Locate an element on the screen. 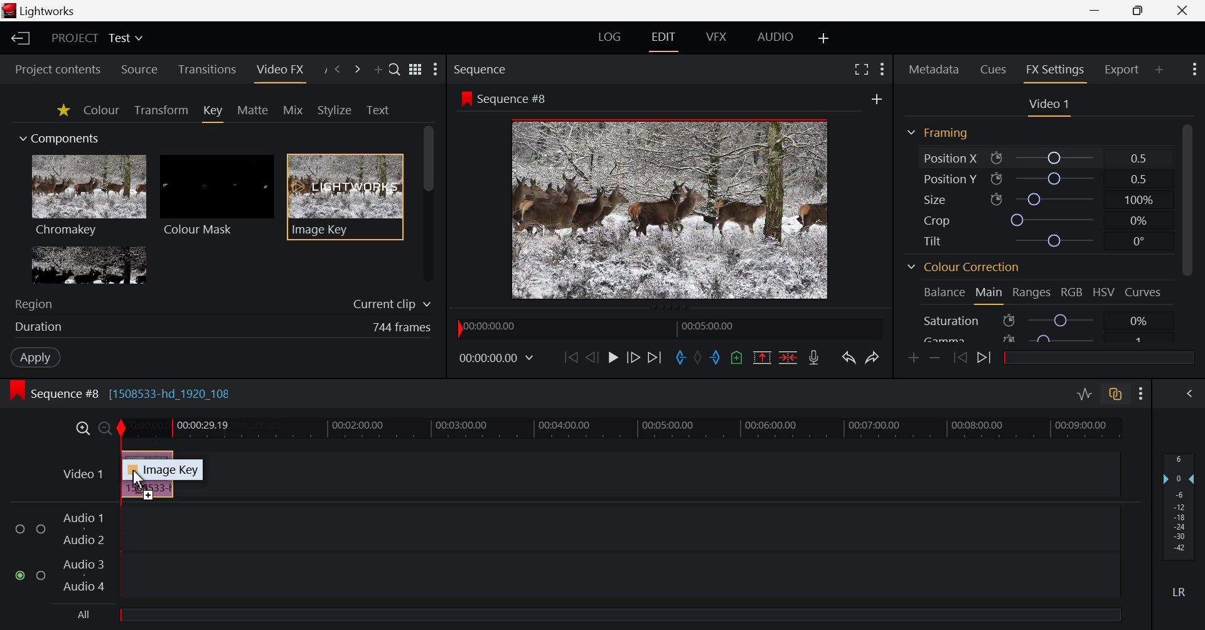 Image resolution: width=1205 pixels, height=630 pixels. Favorites is located at coordinates (64, 112).